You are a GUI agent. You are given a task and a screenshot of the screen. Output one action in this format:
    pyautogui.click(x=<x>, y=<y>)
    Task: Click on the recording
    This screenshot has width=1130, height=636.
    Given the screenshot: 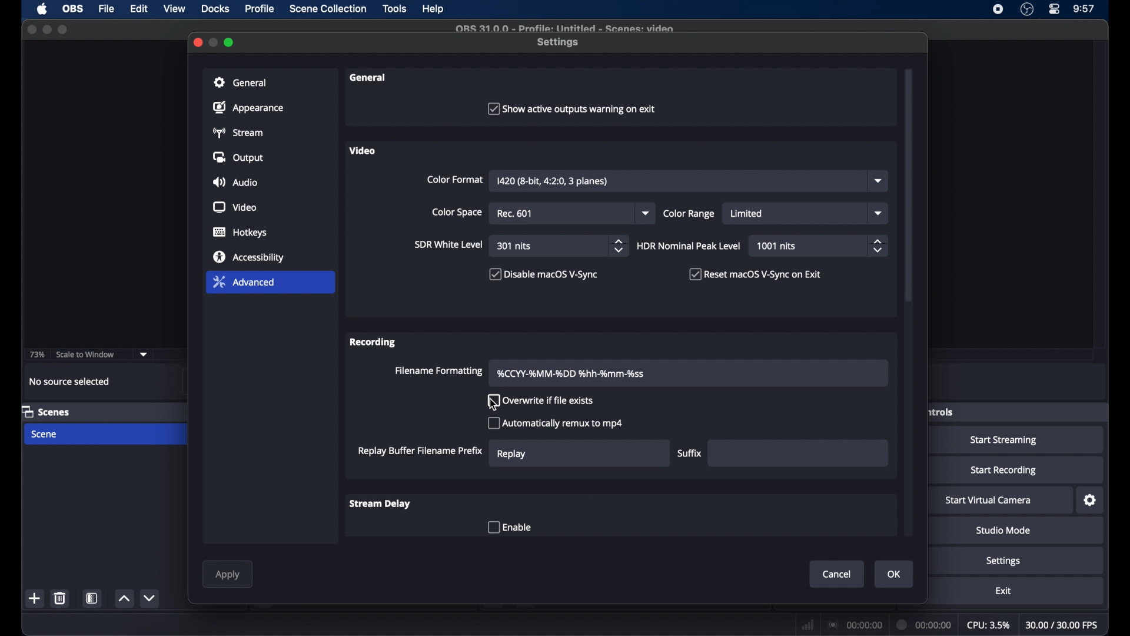 What is the action you would take?
    pyautogui.click(x=374, y=342)
    